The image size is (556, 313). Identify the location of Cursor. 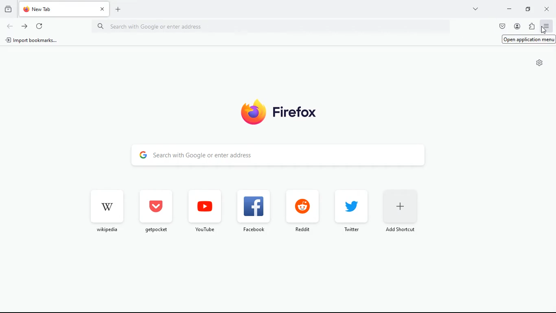
(544, 31).